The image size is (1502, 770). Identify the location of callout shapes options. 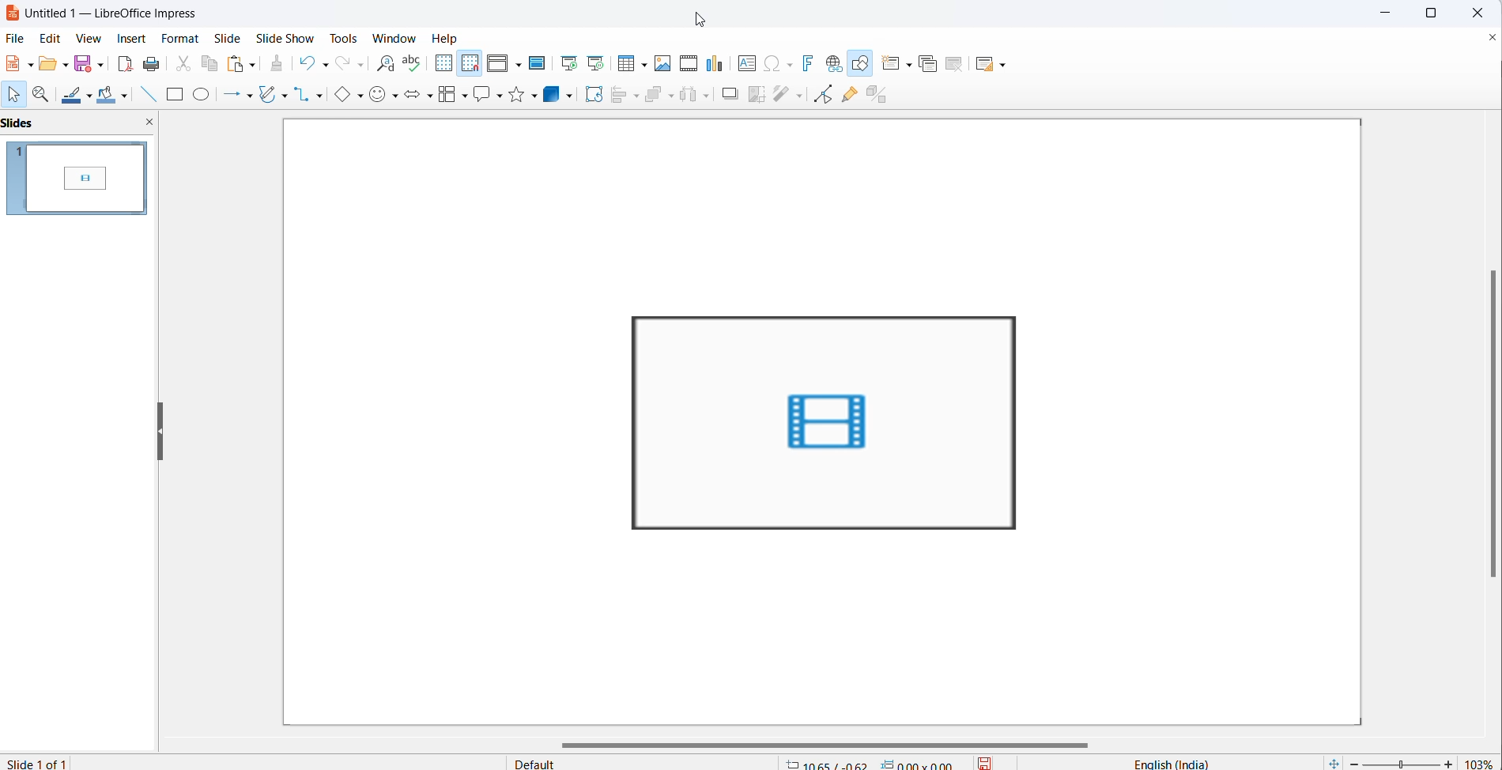
(499, 97).